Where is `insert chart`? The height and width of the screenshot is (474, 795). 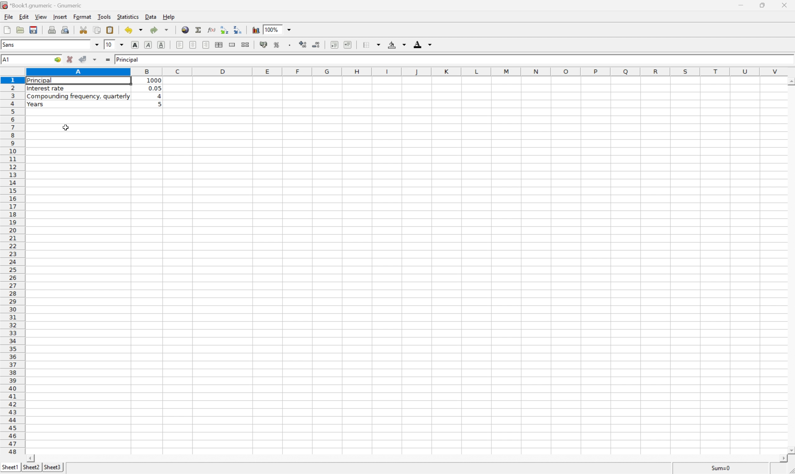 insert chart is located at coordinates (255, 29).